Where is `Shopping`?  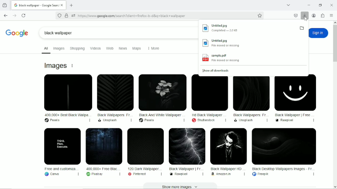
Shopping is located at coordinates (77, 48).